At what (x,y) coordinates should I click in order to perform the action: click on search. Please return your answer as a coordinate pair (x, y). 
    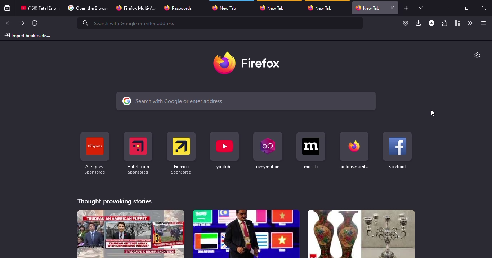
    Looking at the image, I should click on (129, 23).